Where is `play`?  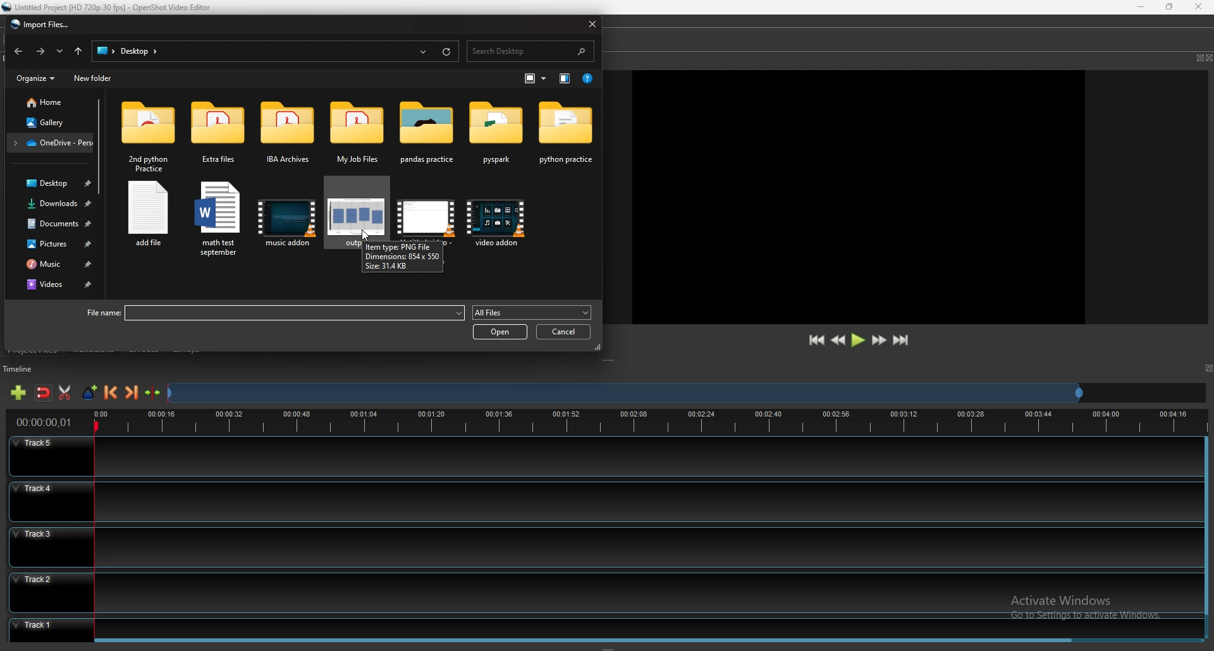
play is located at coordinates (858, 339).